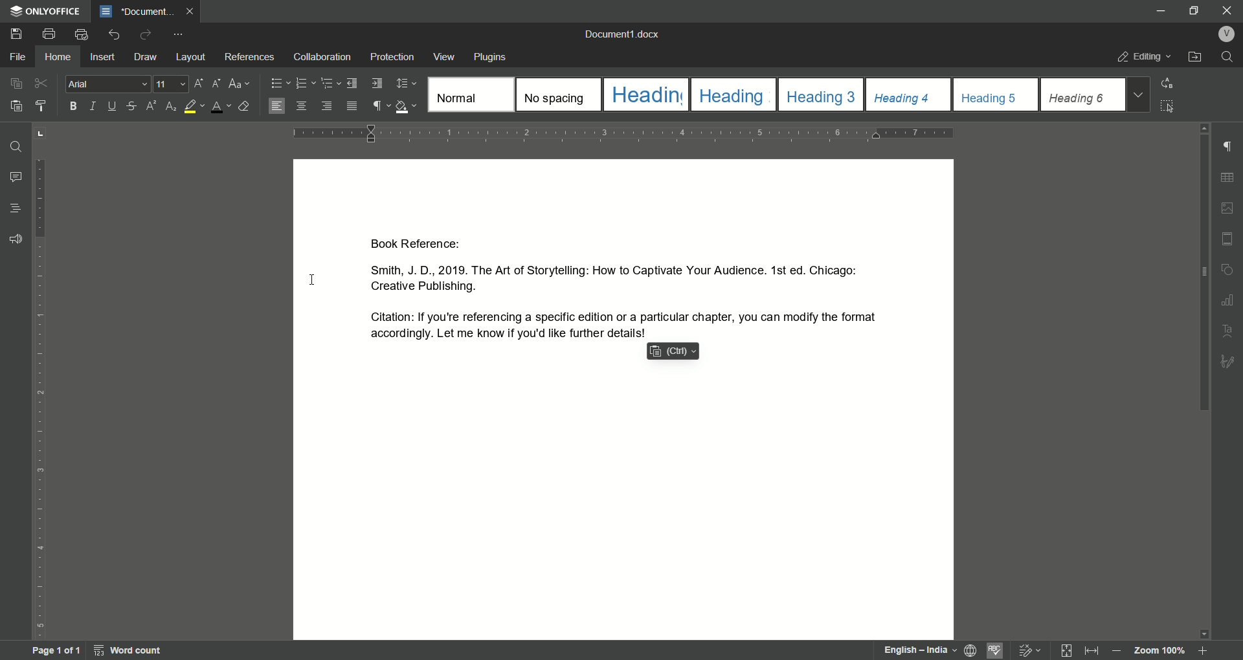 Image resolution: width=1243 pixels, height=660 pixels. Describe the element at coordinates (1158, 10) in the screenshot. I see `hide window` at that location.